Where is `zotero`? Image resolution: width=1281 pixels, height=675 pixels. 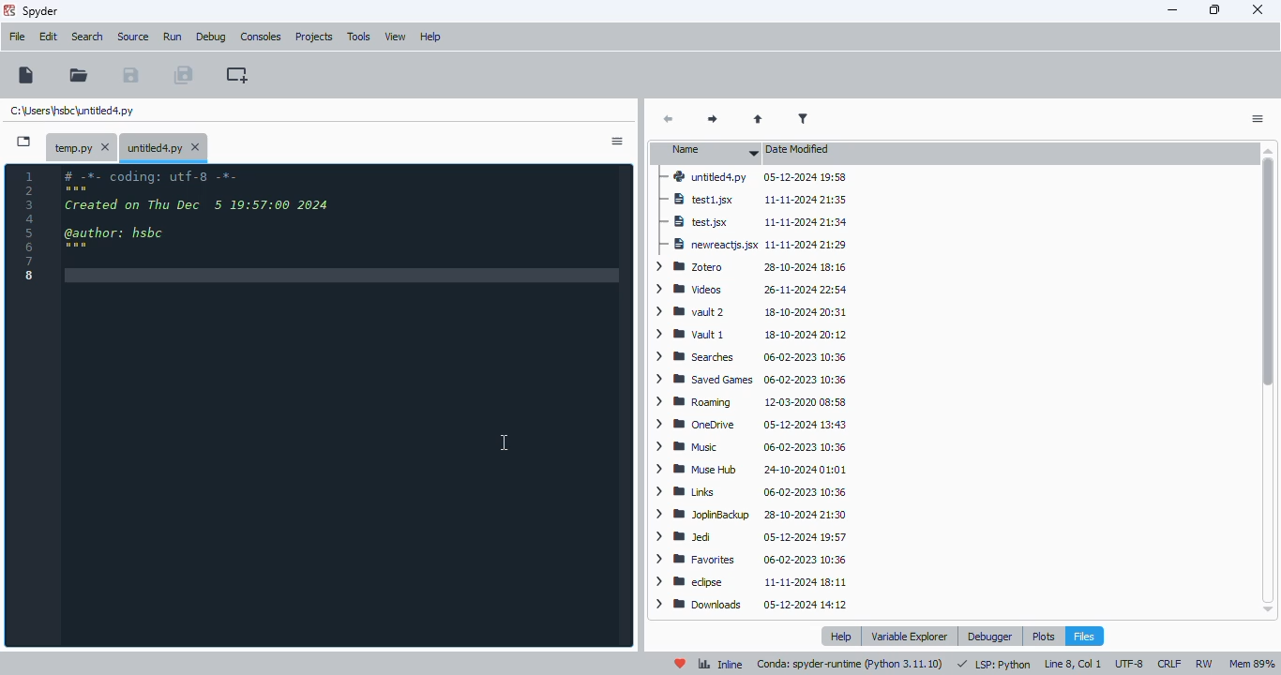
zotero is located at coordinates (689, 268).